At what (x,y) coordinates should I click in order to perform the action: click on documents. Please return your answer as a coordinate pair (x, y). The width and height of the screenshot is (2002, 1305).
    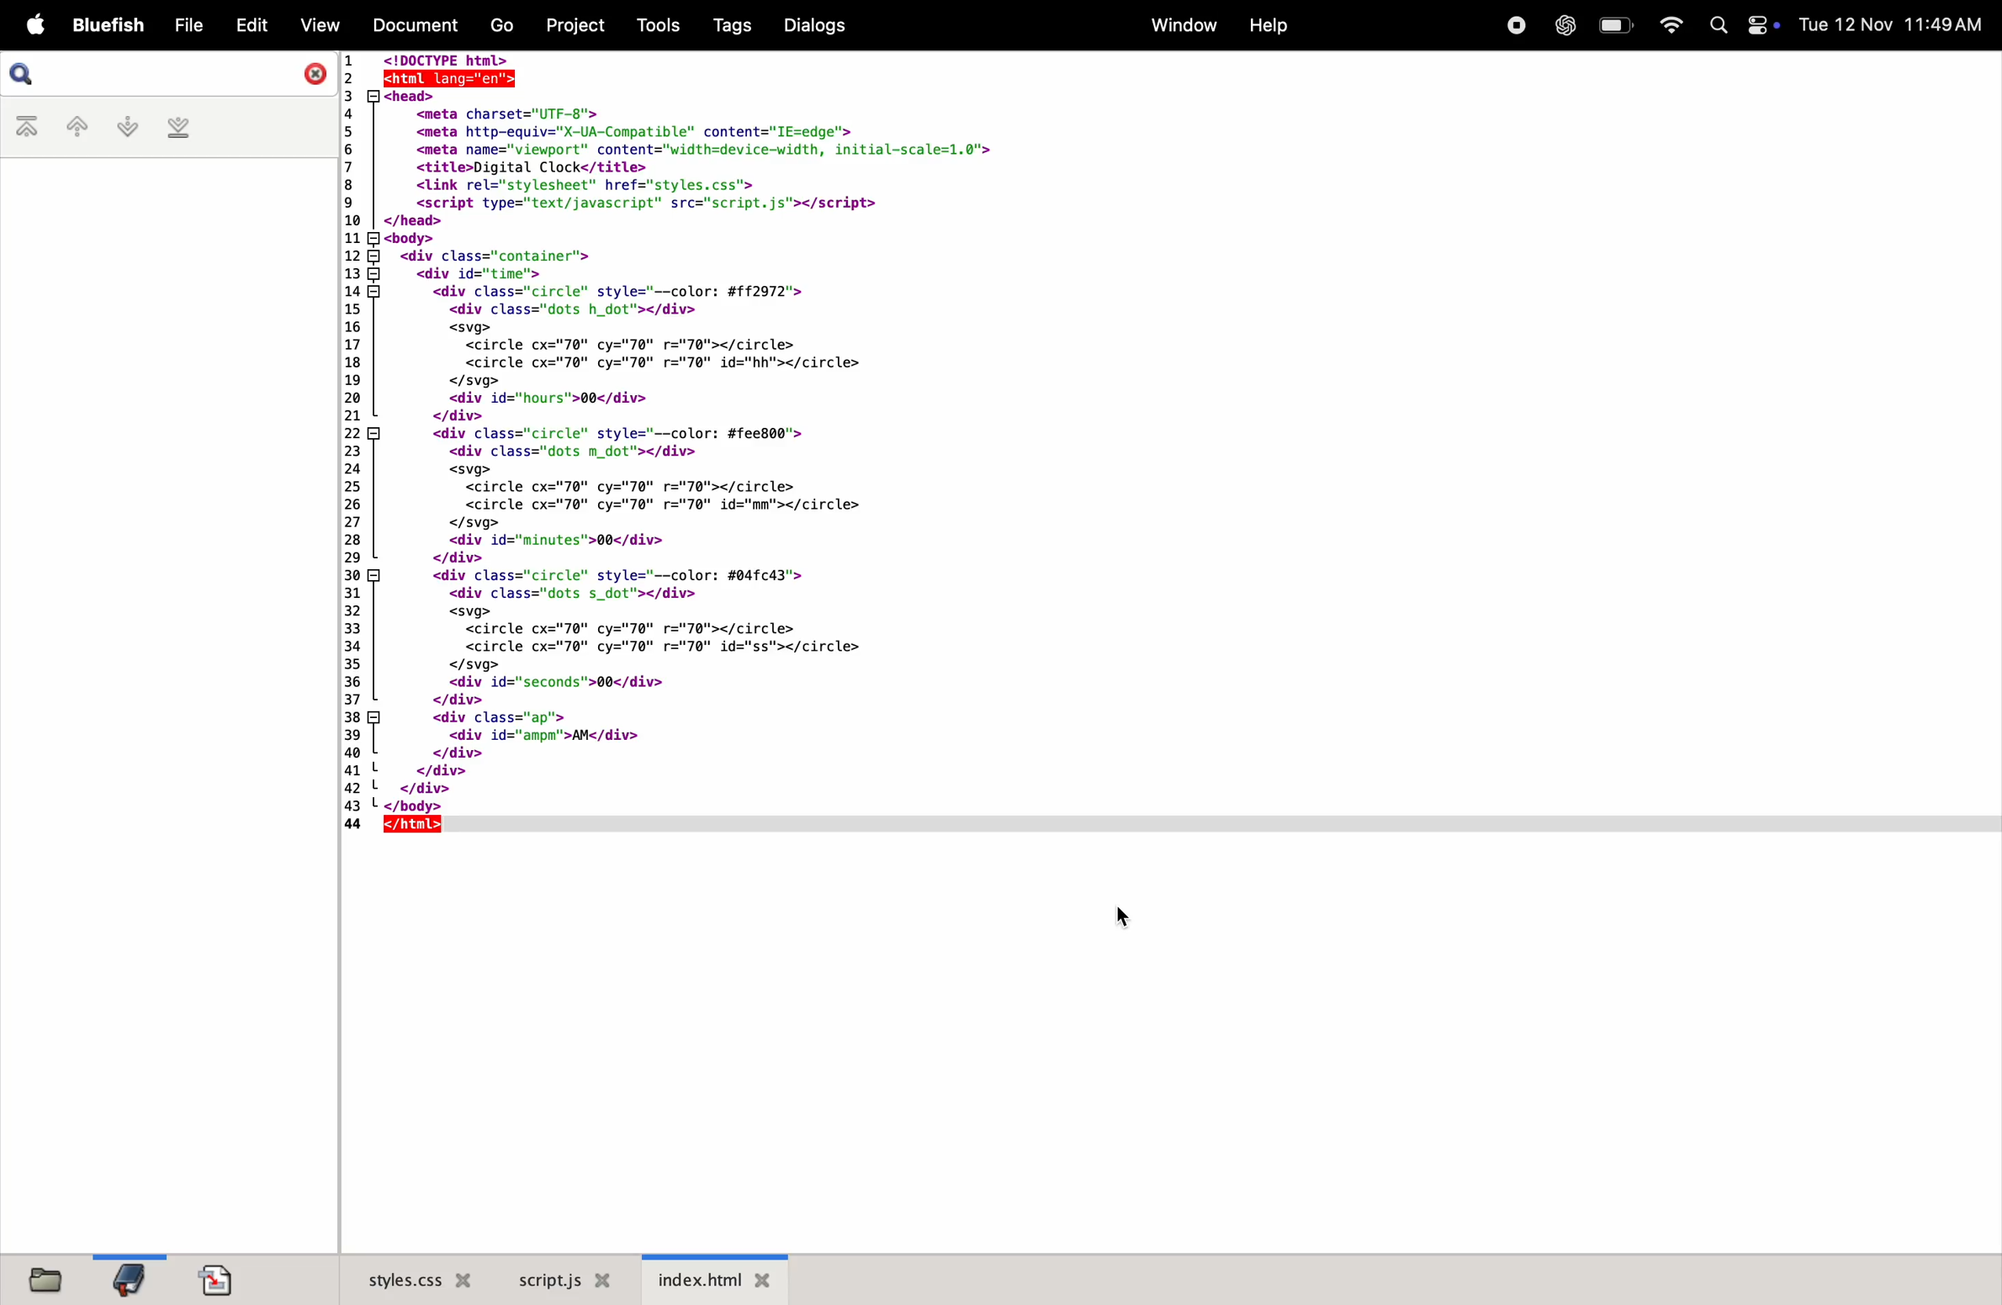
    Looking at the image, I should click on (410, 24).